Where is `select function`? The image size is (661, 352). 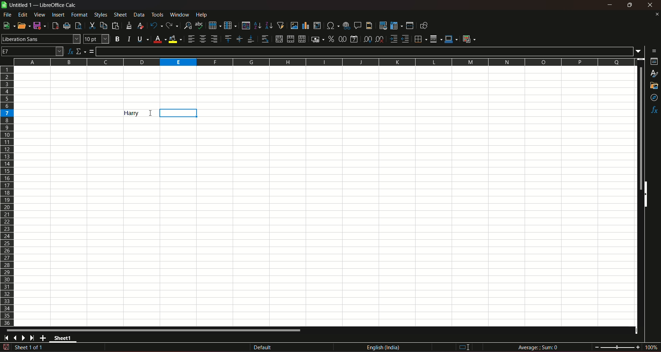
select function is located at coordinates (81, 51).